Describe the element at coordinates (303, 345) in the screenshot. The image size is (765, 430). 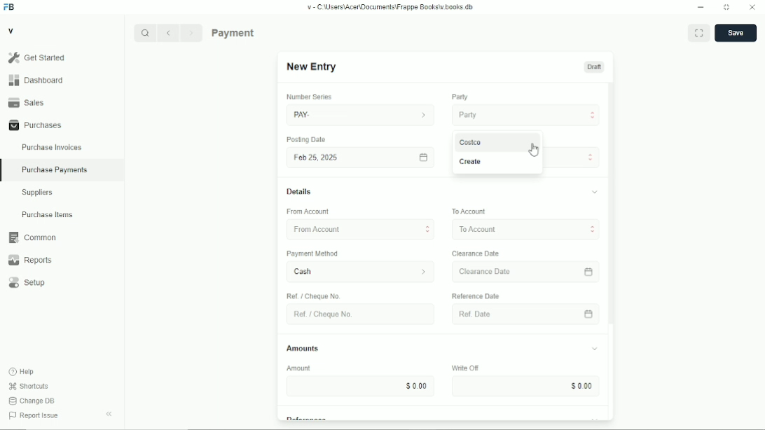
I see `Amounts` at that location.